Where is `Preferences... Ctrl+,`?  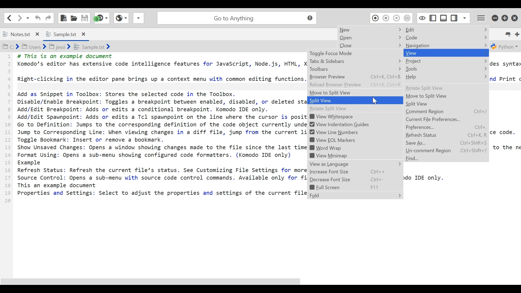
Preferences... Ctrl+, is located at coordinates (446, 127).